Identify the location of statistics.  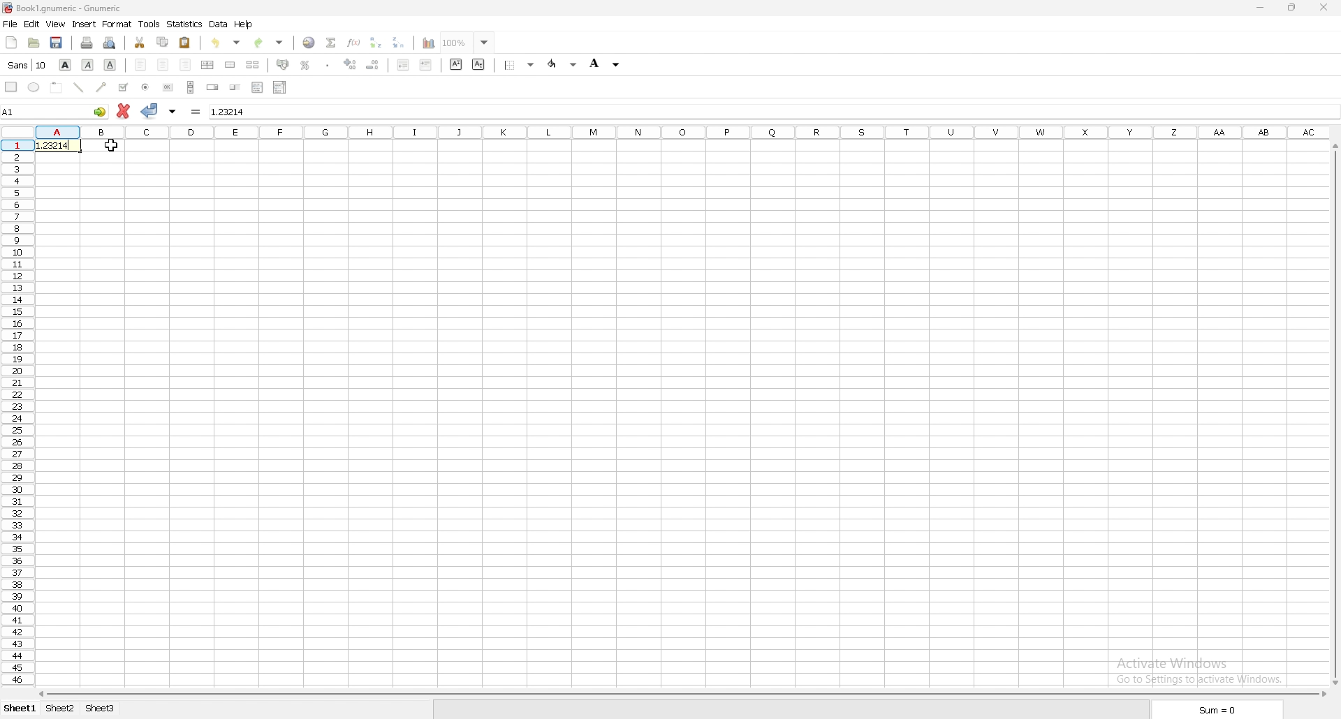
(184, 24).